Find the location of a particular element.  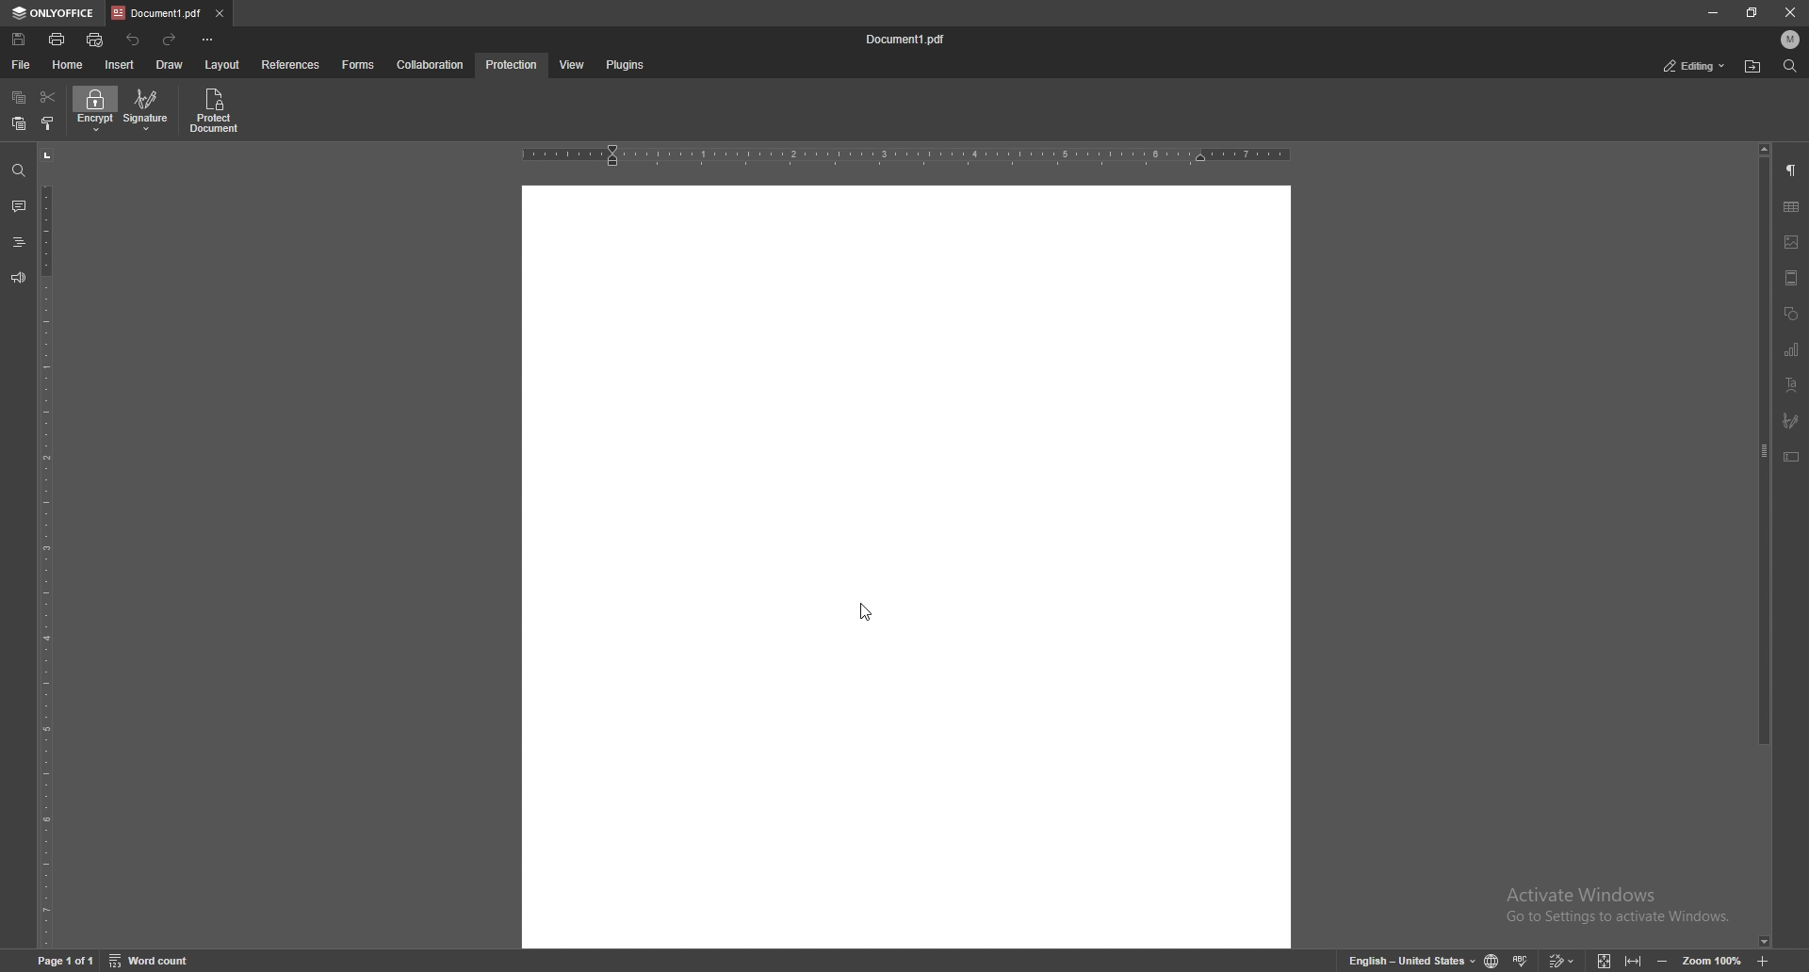

file name is located at coordinates (908, 40).